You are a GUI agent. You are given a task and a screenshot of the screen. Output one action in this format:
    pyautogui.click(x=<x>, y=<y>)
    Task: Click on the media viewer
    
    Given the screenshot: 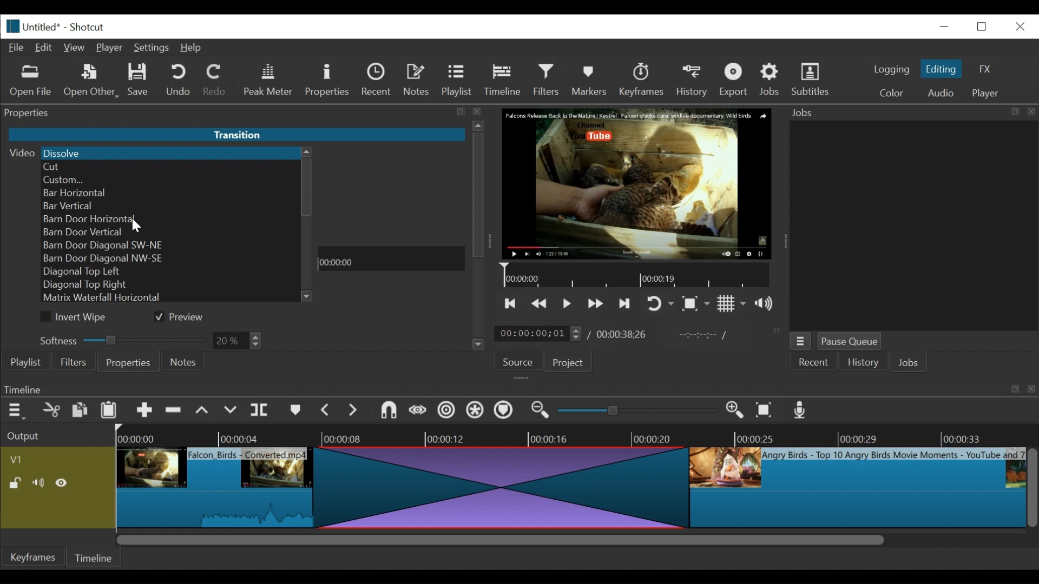 What is the action you would take?
    pyautogui.click(x=635, y=183)
    